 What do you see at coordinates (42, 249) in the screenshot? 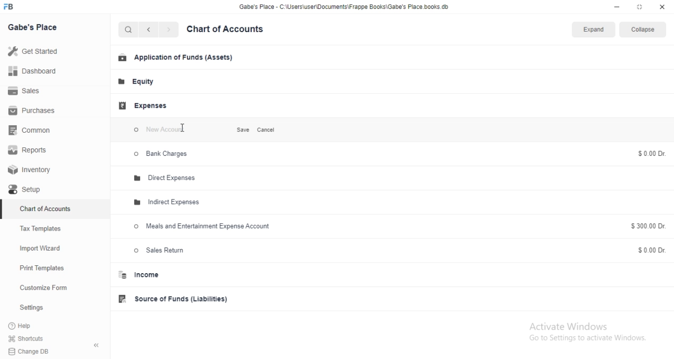
I see `Import Wizard` at bounding box center [42, 249].